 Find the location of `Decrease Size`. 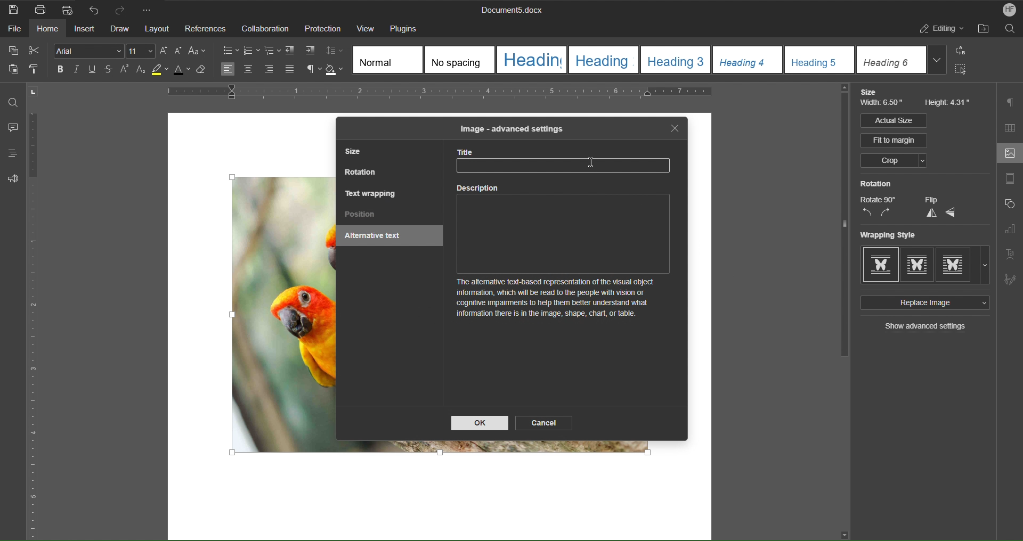

Decrease Size is located at coordinates (180, 51).